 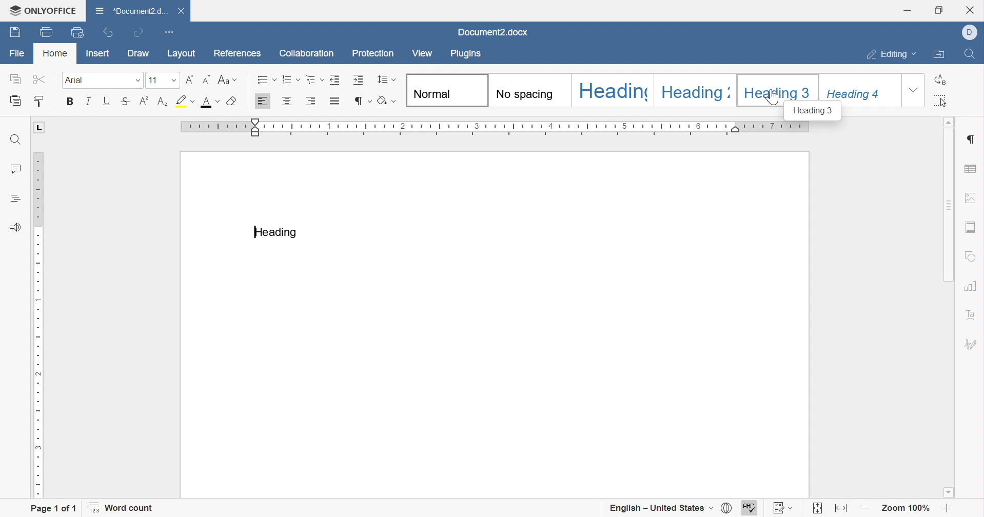 What do you see at coordinates (130, 11) in the screenshot?
I see `*Document2.docx` at bounding box center [130, 11].